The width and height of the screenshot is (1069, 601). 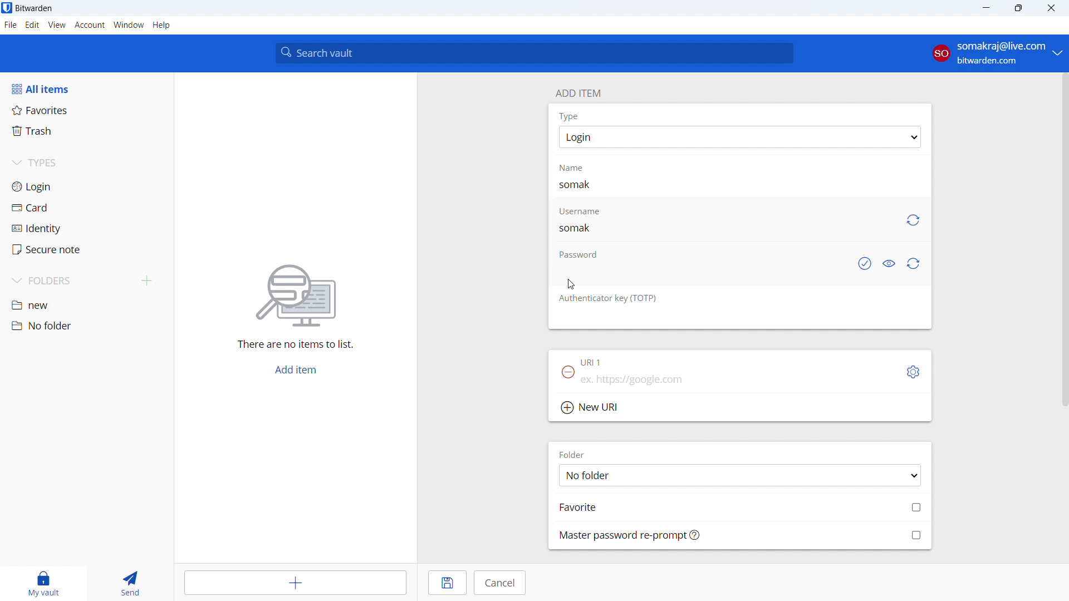 What do you see at coordinates (70, 281) in the screenshot?
I see `folders` at bounding box center [70, 281].